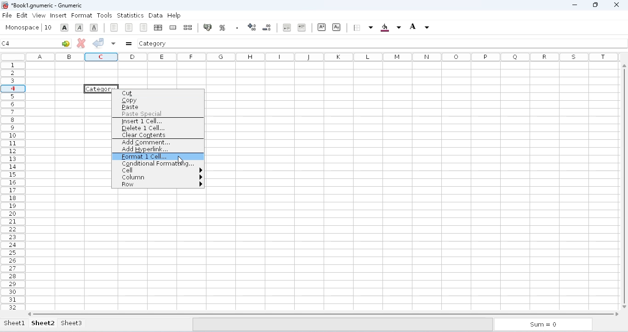 The width and height of the screenshot is (628, 332). What do you see at coordinates (158, 28) in the screenshot?
I see `center horizontally across the selection` at bounding box center [158, 28].